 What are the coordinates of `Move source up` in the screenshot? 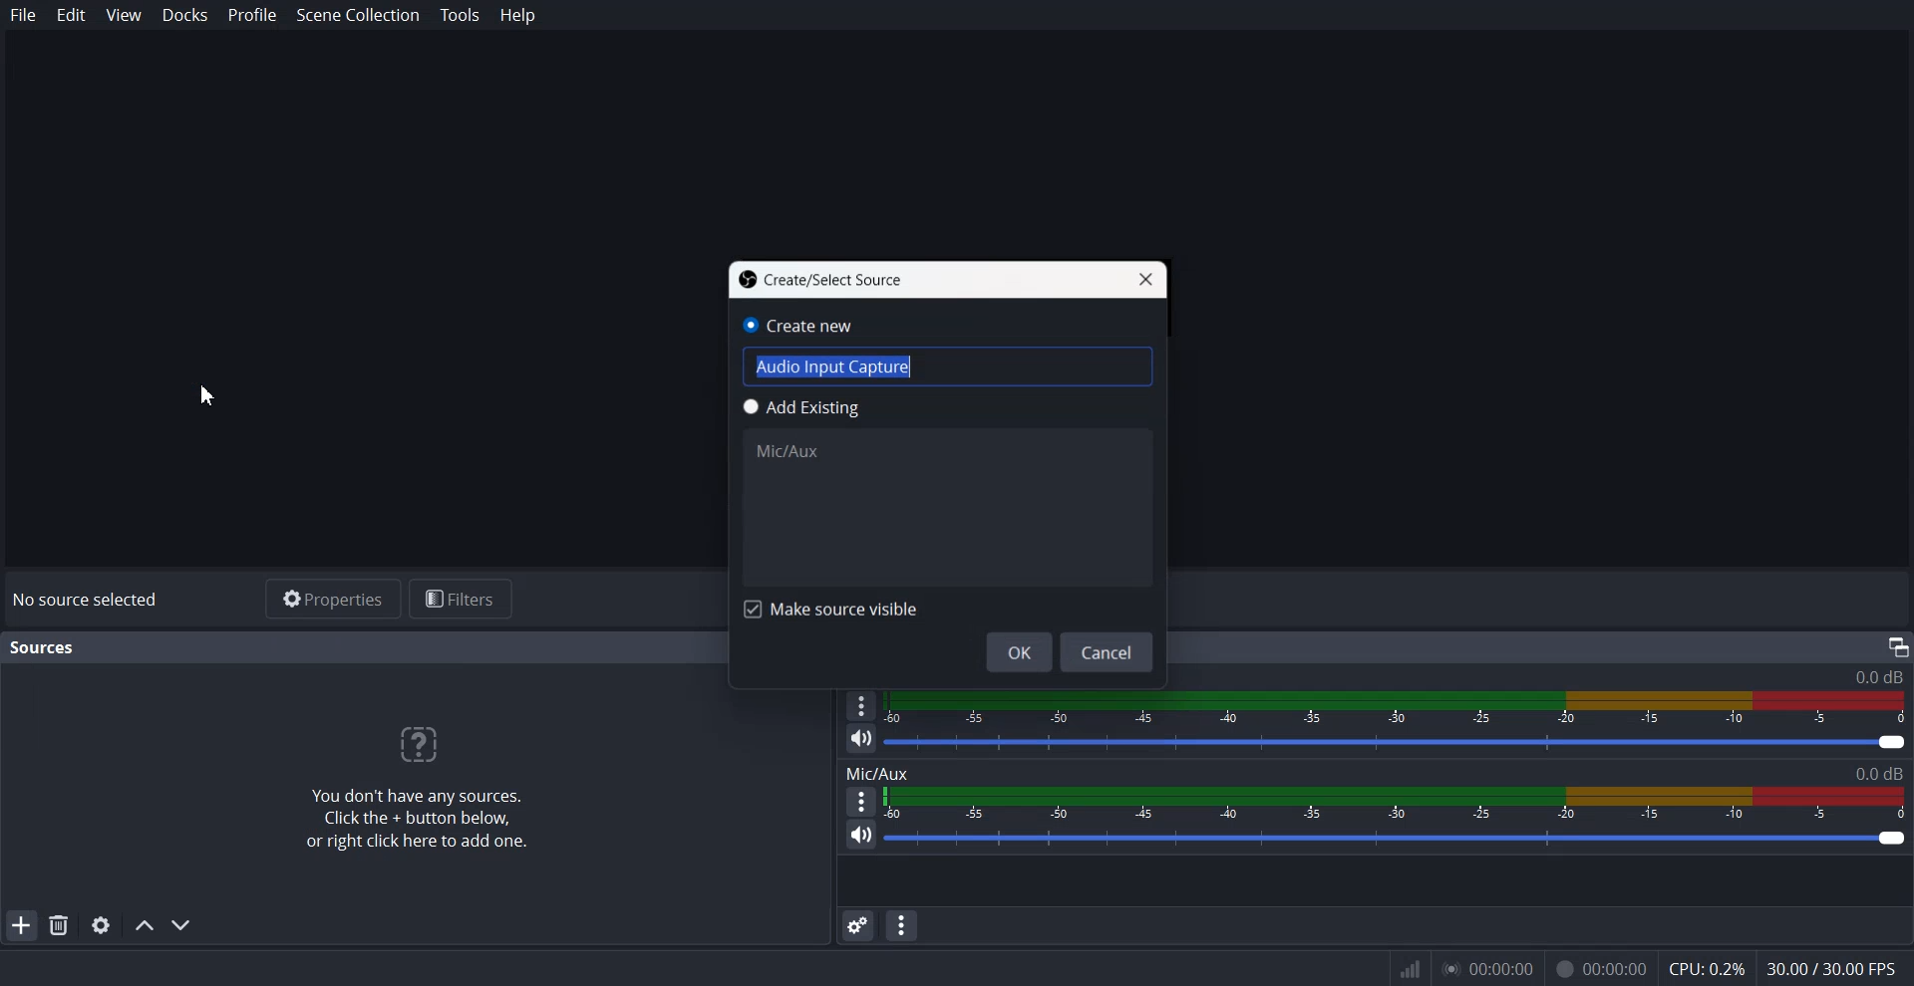 It's located at (145, 925).